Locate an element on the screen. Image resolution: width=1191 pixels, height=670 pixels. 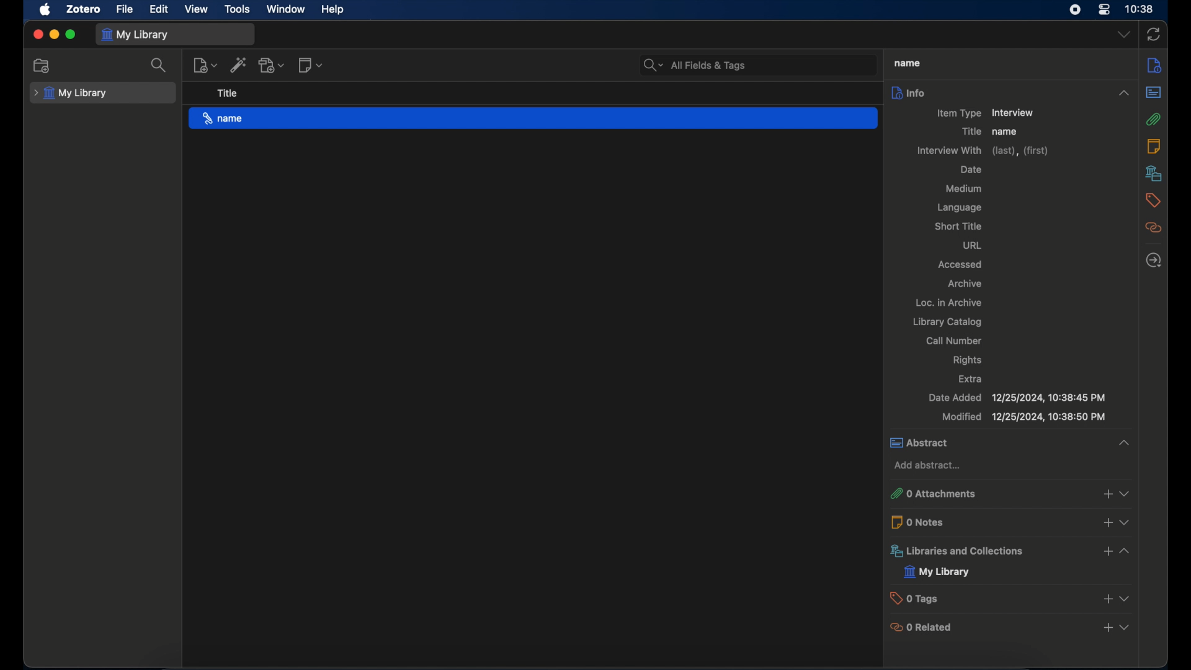
attachments is located at coordinates (1153, 119).